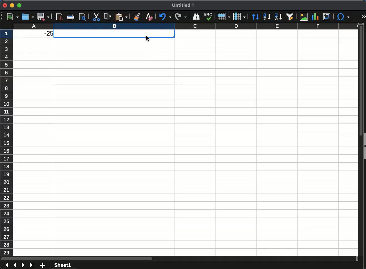 Image resolution: width=366 pixels, height=269 pixels. What do you see at coordinates (7, 141) in the screenshot?
I see `rows` at bounding box center [7, 141].